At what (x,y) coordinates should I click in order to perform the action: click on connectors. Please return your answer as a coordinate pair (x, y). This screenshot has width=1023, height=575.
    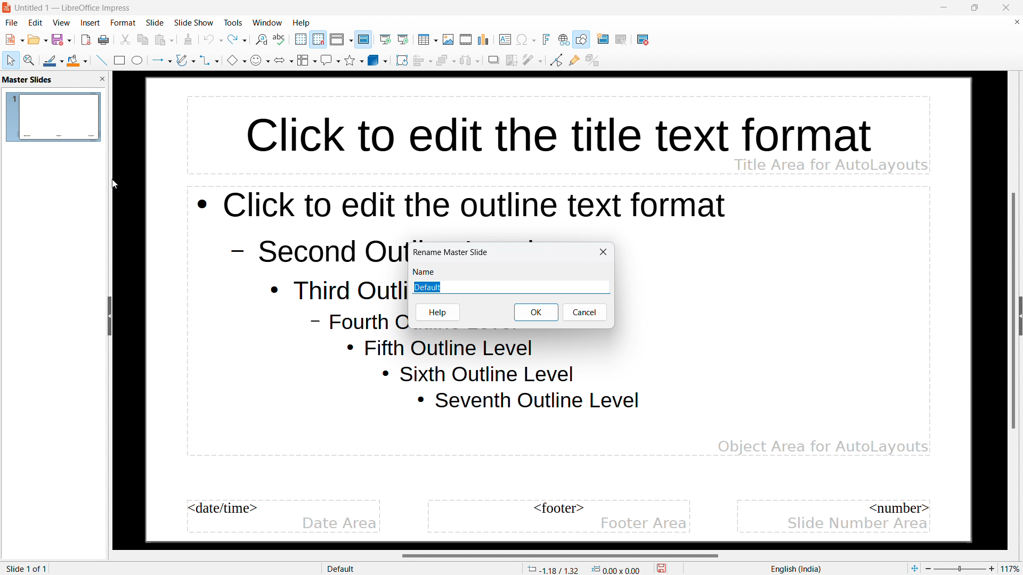
    Looking at the image, I should click on (210, 60).